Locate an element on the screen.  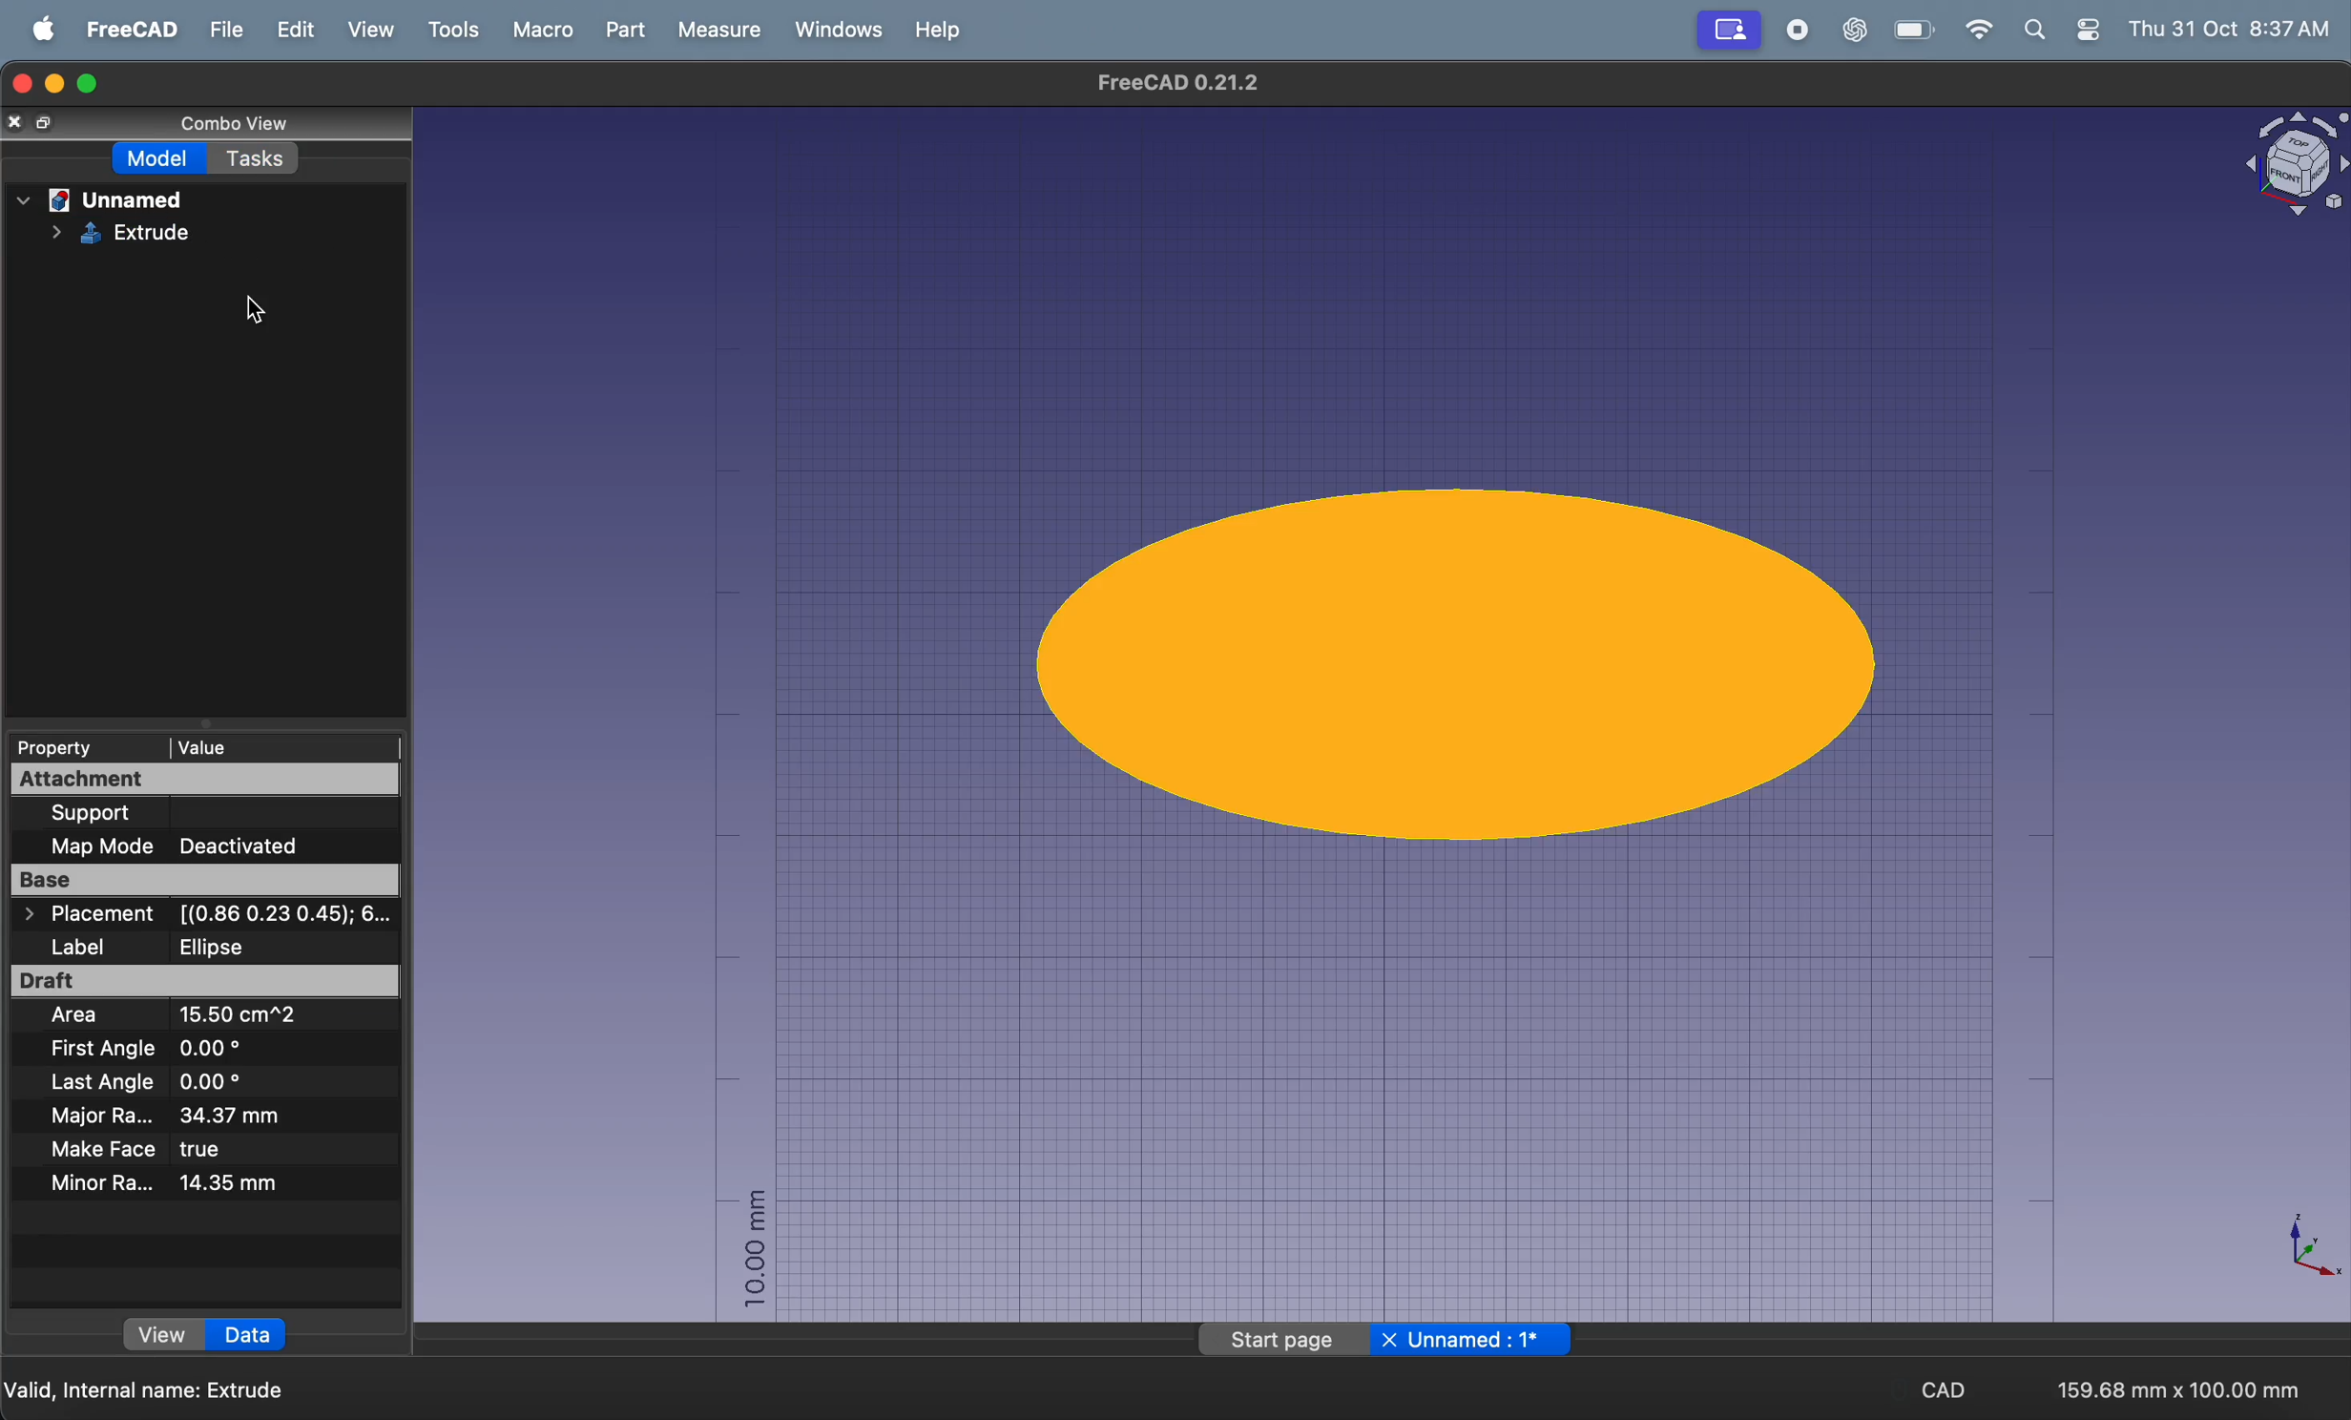
tasks is located at coordinates (266, 164).